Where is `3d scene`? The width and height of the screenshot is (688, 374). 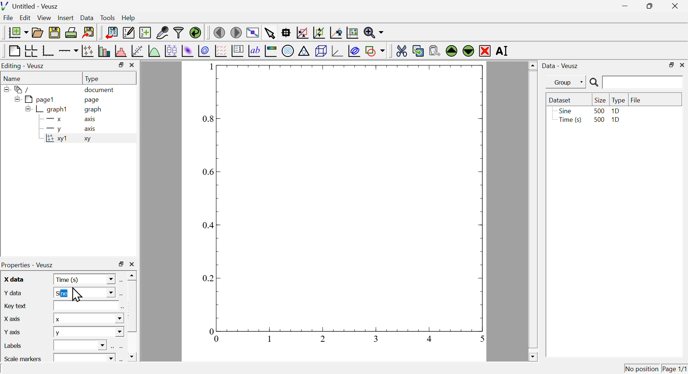
3d scene is located at coordinates (321, 52).